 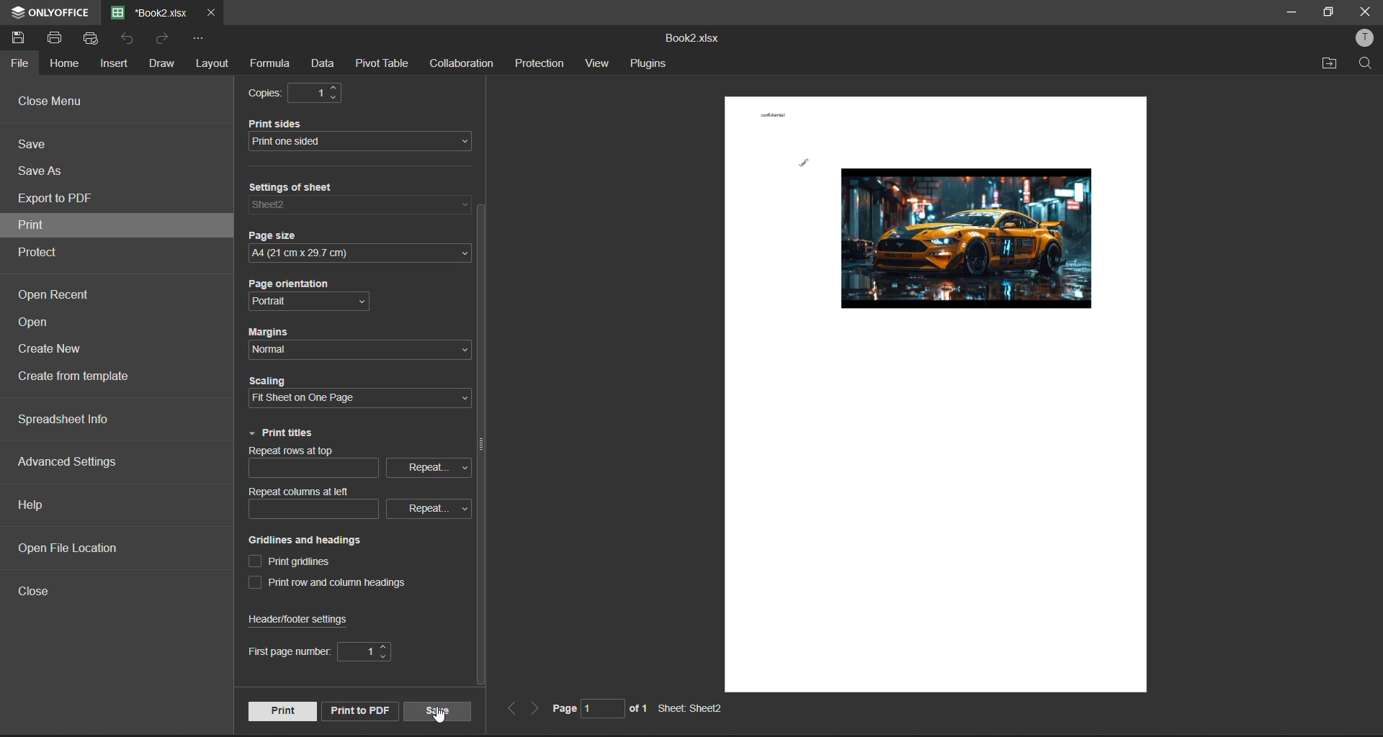 I want to click on maximize, so click(x=1328, y=12).